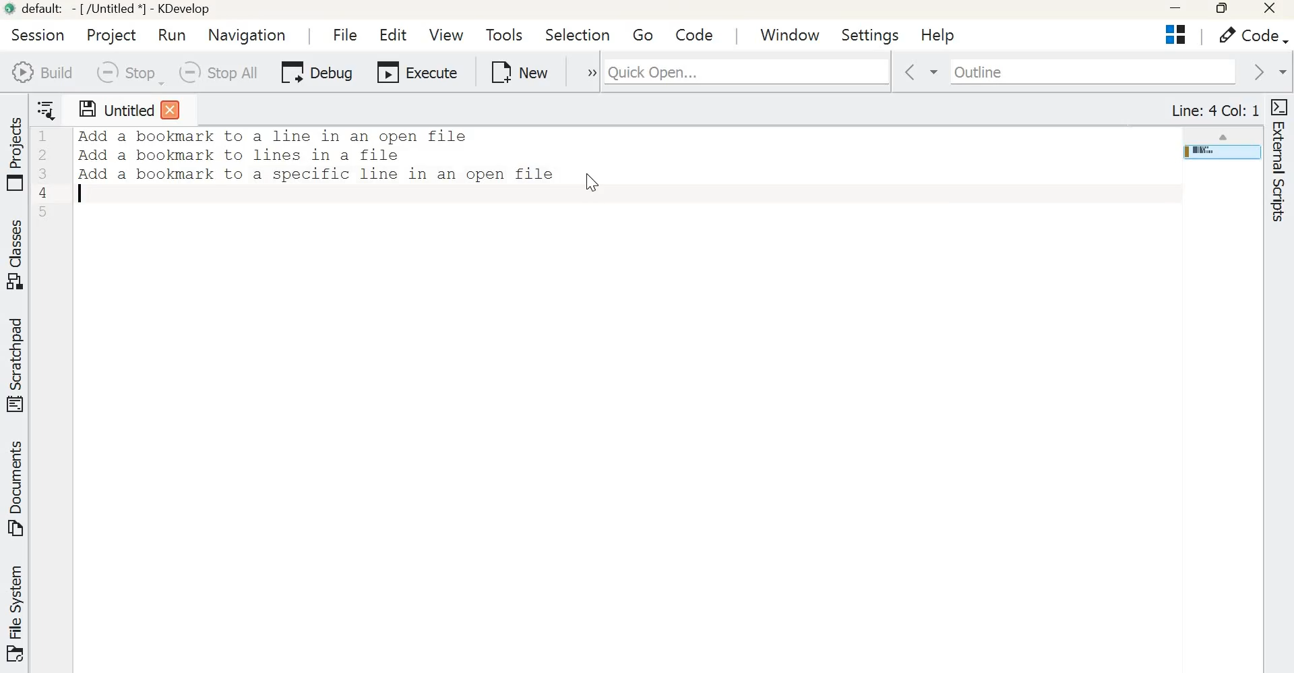 The width and height of the screenshot is (1294, 673). I want to click on New, so click(517, 70).